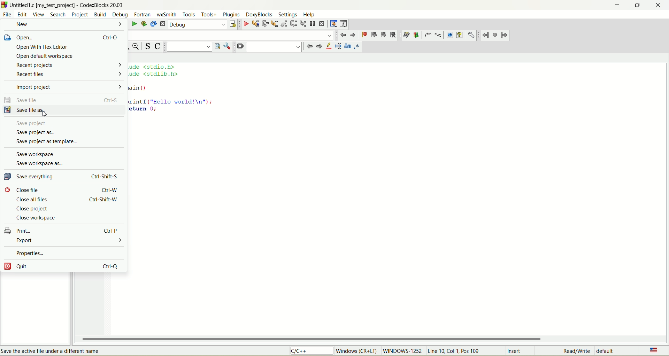 This screenshot has width=669, height=356. What do you see at coordinates (148, 46) in the screenshot?
I see `toggle source` at bounding box center [148, 46].